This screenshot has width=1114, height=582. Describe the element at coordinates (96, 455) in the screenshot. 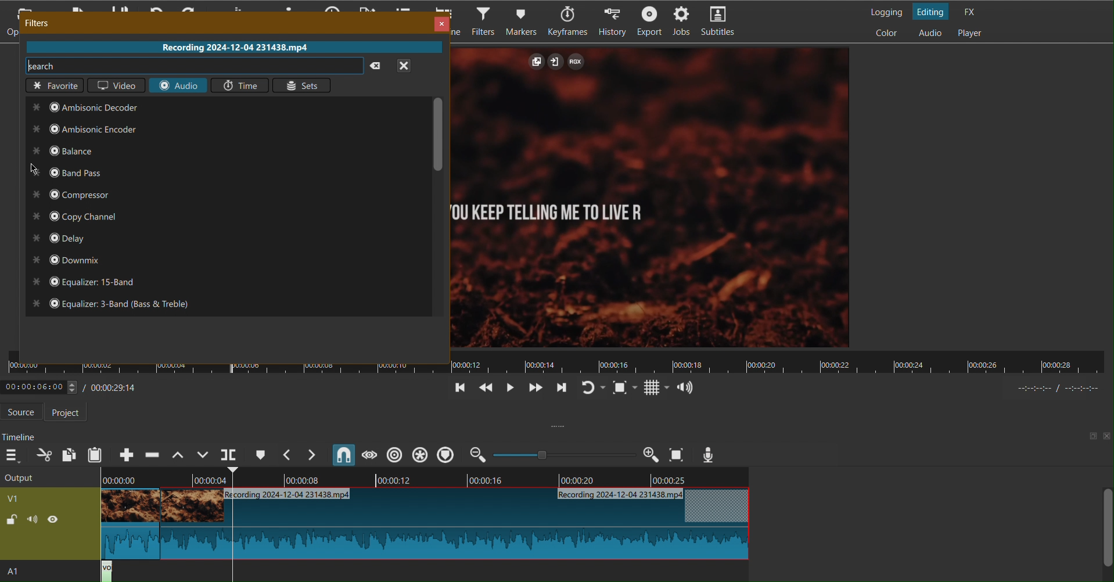

I see `Paste` at that location.